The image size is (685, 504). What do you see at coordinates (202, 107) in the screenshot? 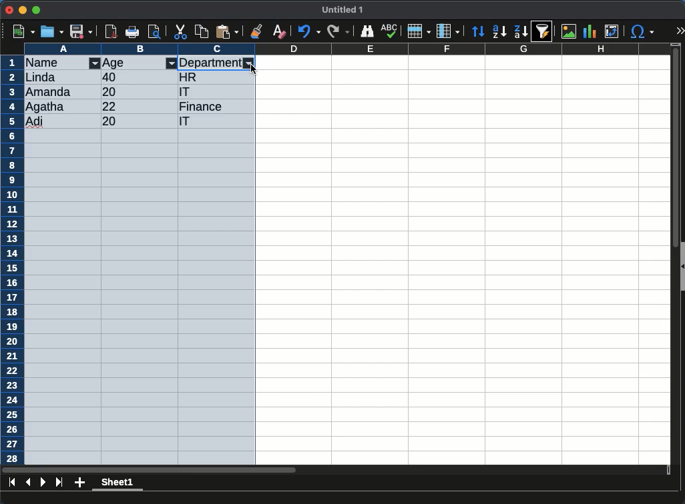
I see `finance ` at bounding box center [202, 107].